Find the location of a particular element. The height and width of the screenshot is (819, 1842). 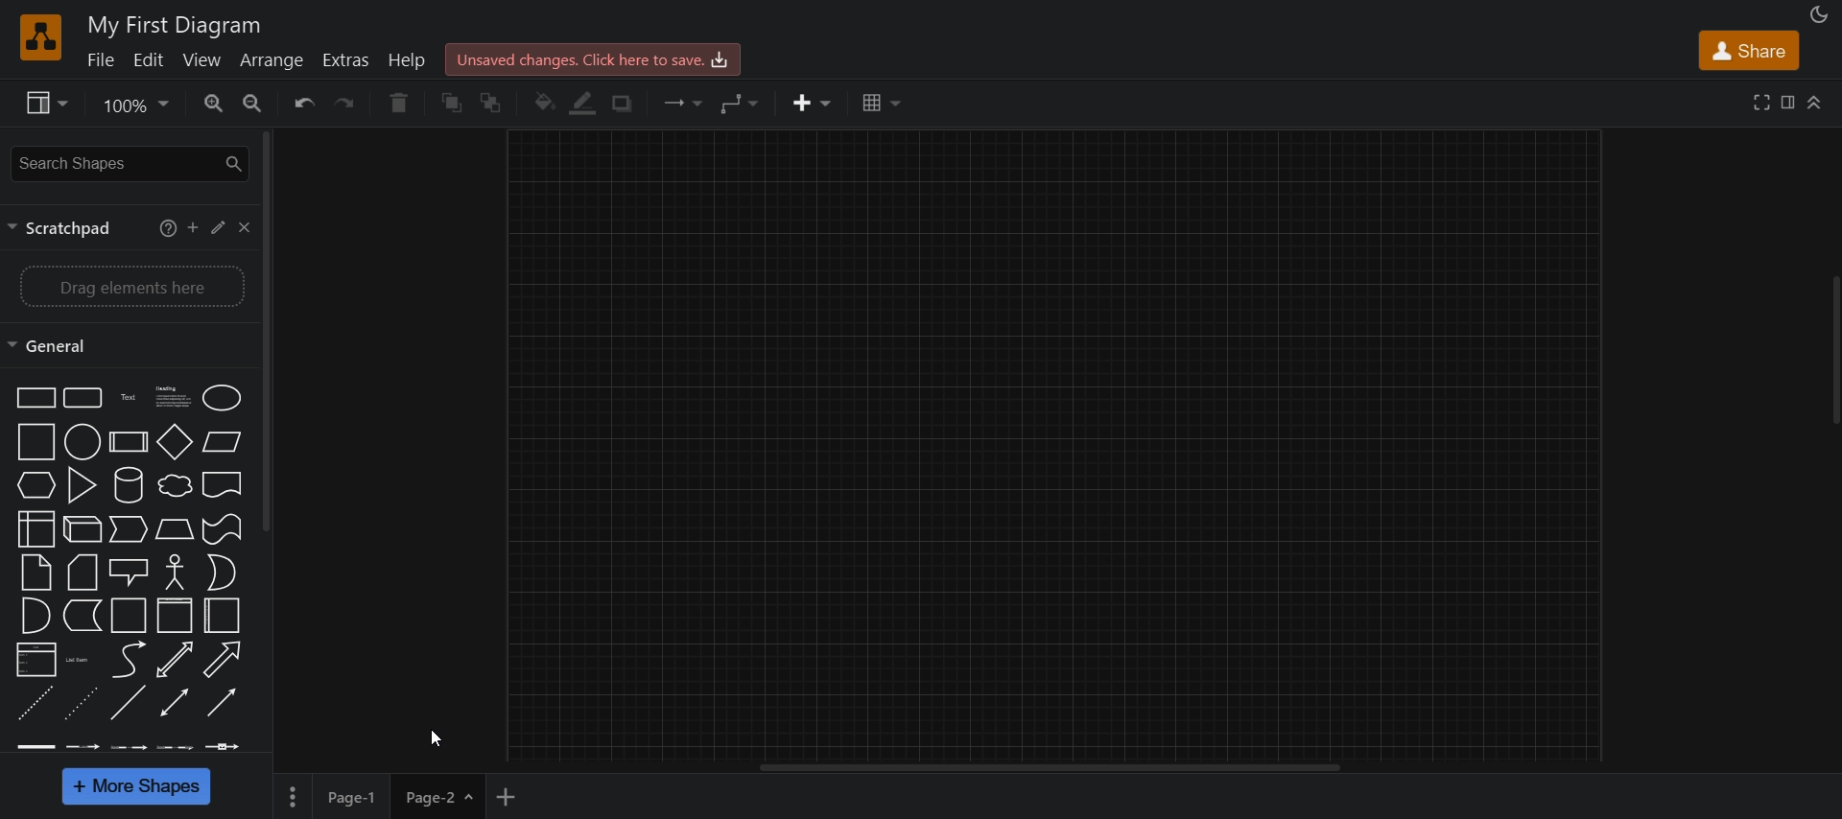

view is located at coordinates (208, 62).